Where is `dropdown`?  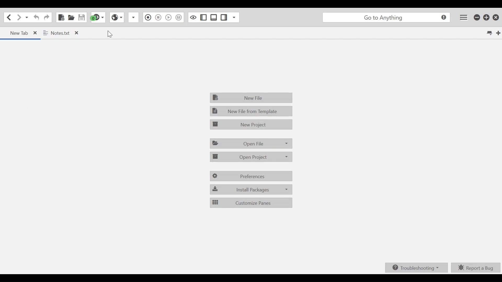 dropdown is located at coordinates (133, 18).